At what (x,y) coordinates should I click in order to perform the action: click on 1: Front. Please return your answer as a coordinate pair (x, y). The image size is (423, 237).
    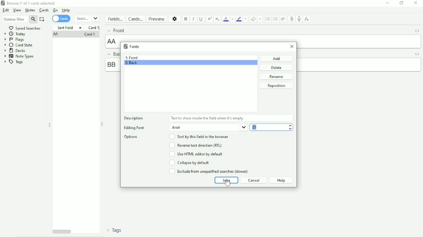
    Looking at the image, I should click on (132, 58).